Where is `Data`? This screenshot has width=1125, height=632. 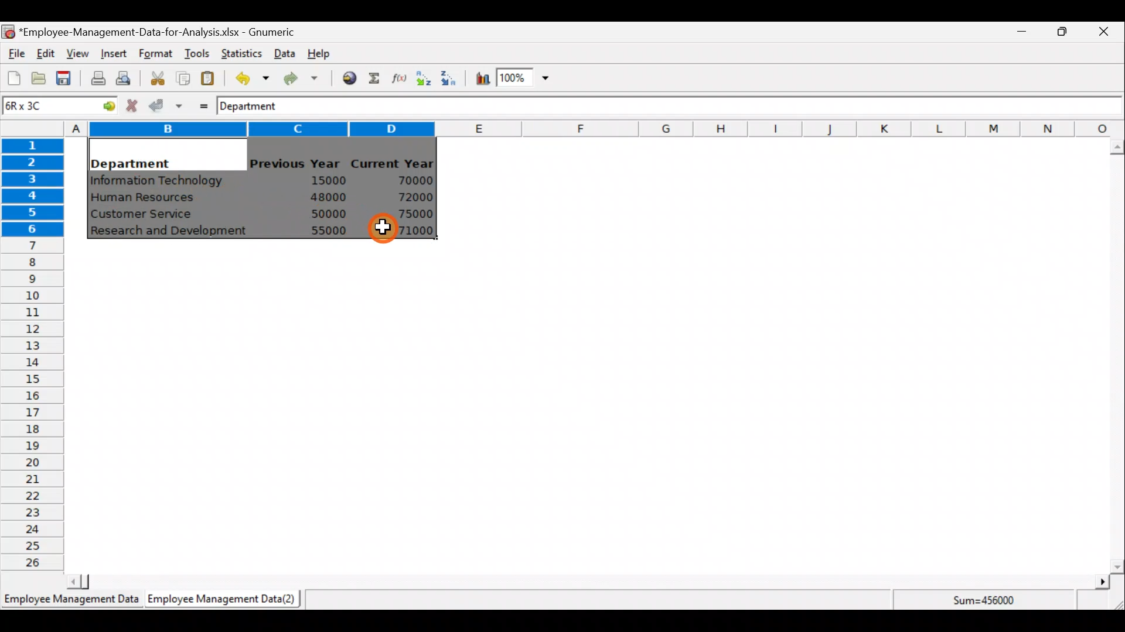
Data is located at coordinates (285, 53).